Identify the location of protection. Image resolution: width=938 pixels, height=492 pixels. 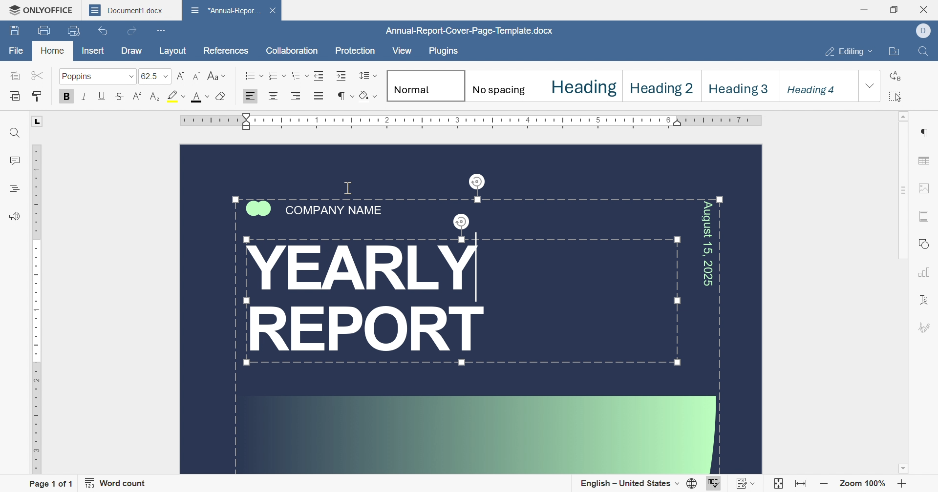
(354, 53).